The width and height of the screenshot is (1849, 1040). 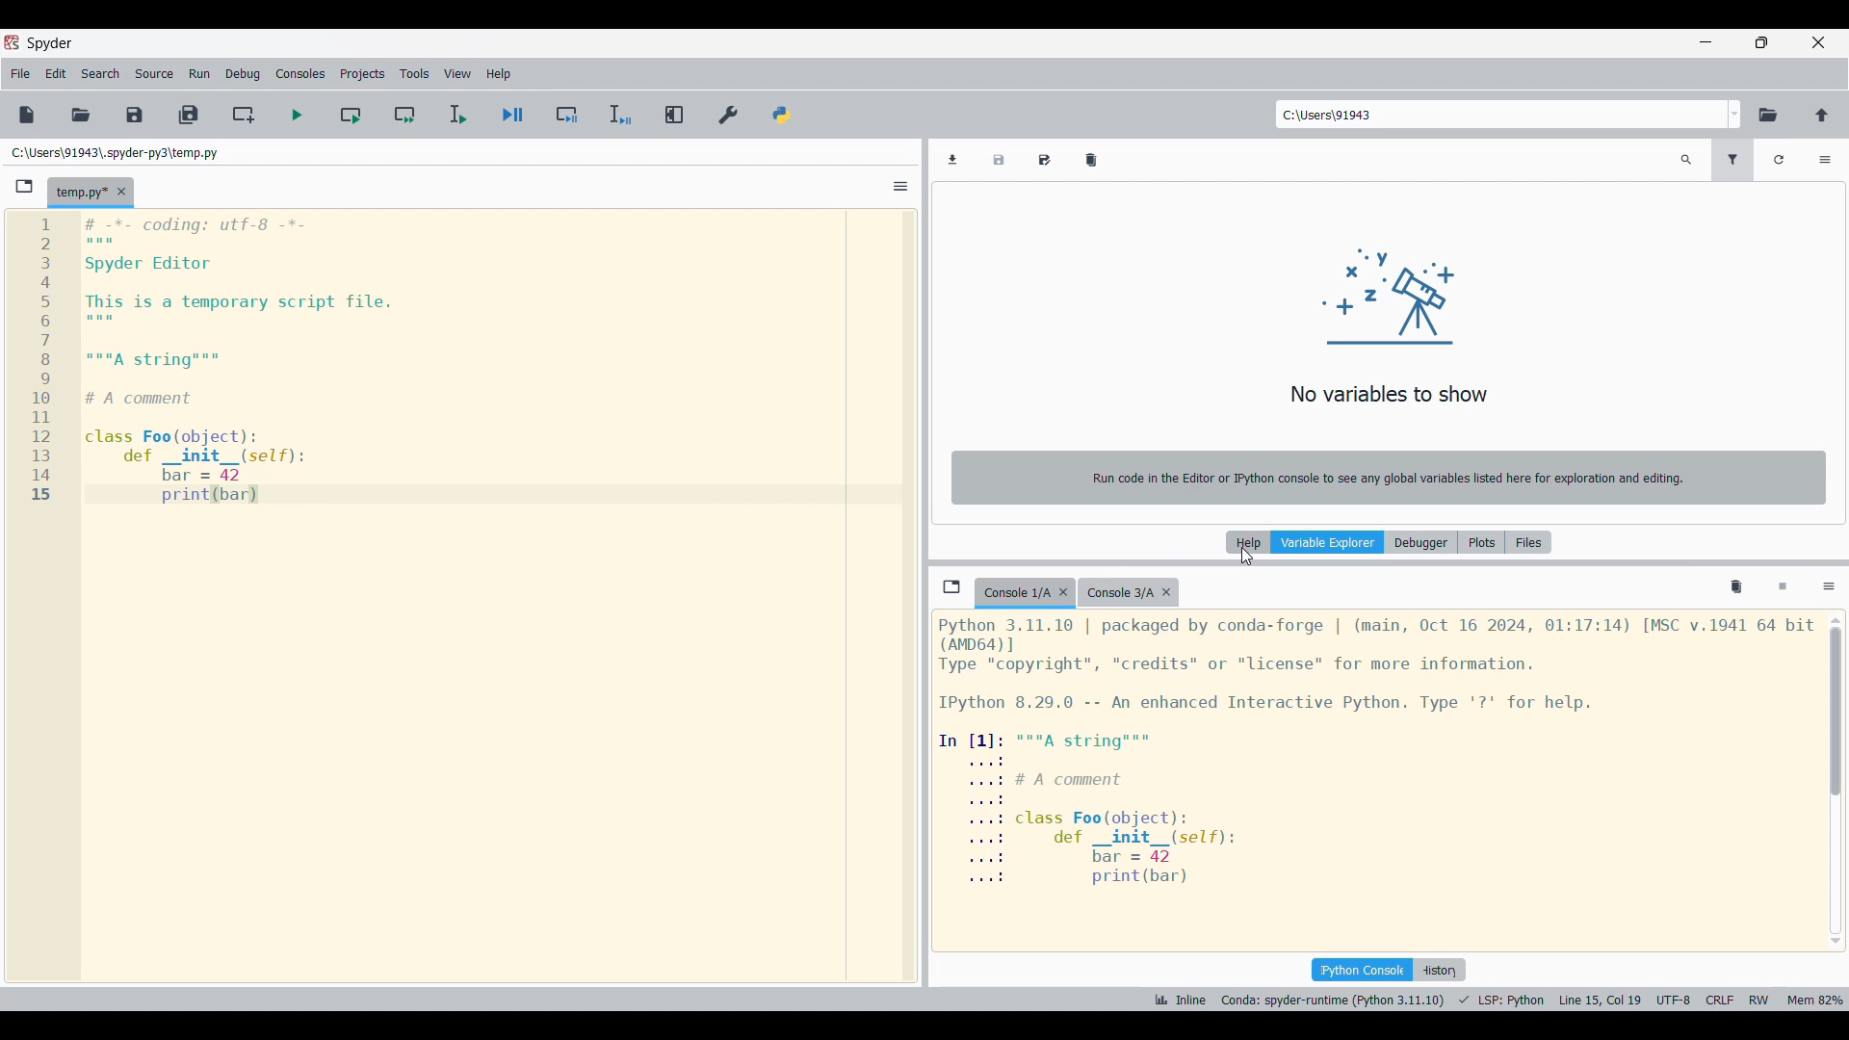 I want to click on File location, so click(x=116, y=153).